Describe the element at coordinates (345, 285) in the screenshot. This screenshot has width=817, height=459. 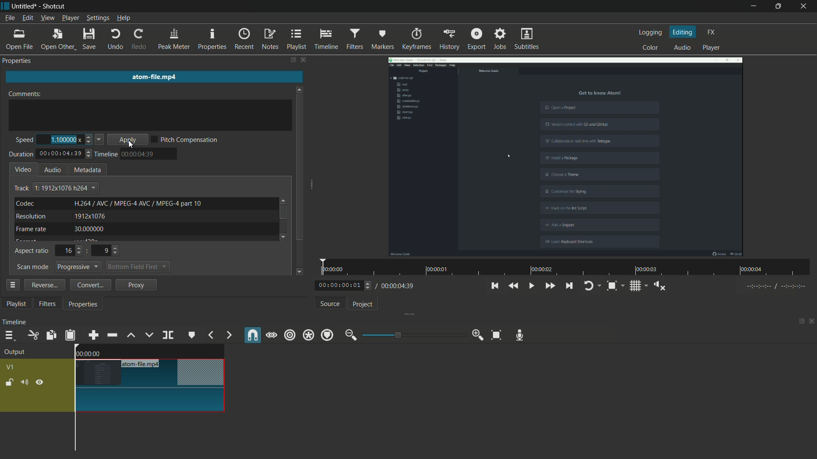
I see `adjust current time` at that location.